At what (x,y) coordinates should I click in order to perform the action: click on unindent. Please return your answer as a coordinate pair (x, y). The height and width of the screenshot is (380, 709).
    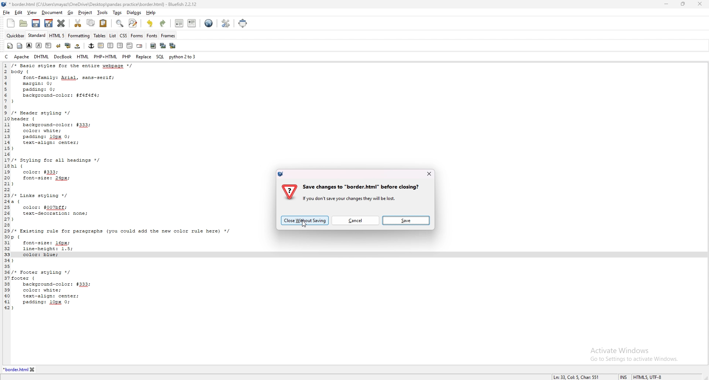
    Looking at the image, I should click on (179, 23).